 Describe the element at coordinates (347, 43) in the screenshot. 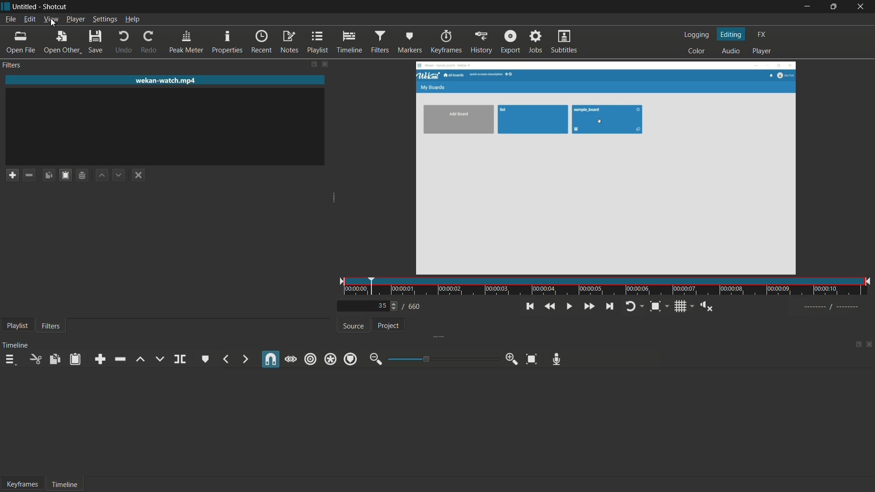

I see `timeline` at that location.